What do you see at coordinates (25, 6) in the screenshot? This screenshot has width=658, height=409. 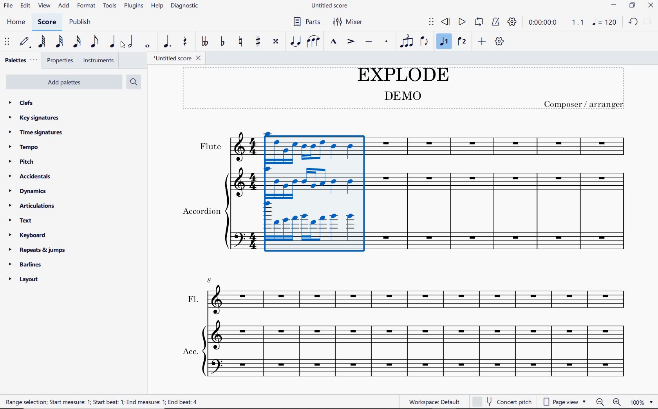 I see `edit` at bounding box center [25, 6].